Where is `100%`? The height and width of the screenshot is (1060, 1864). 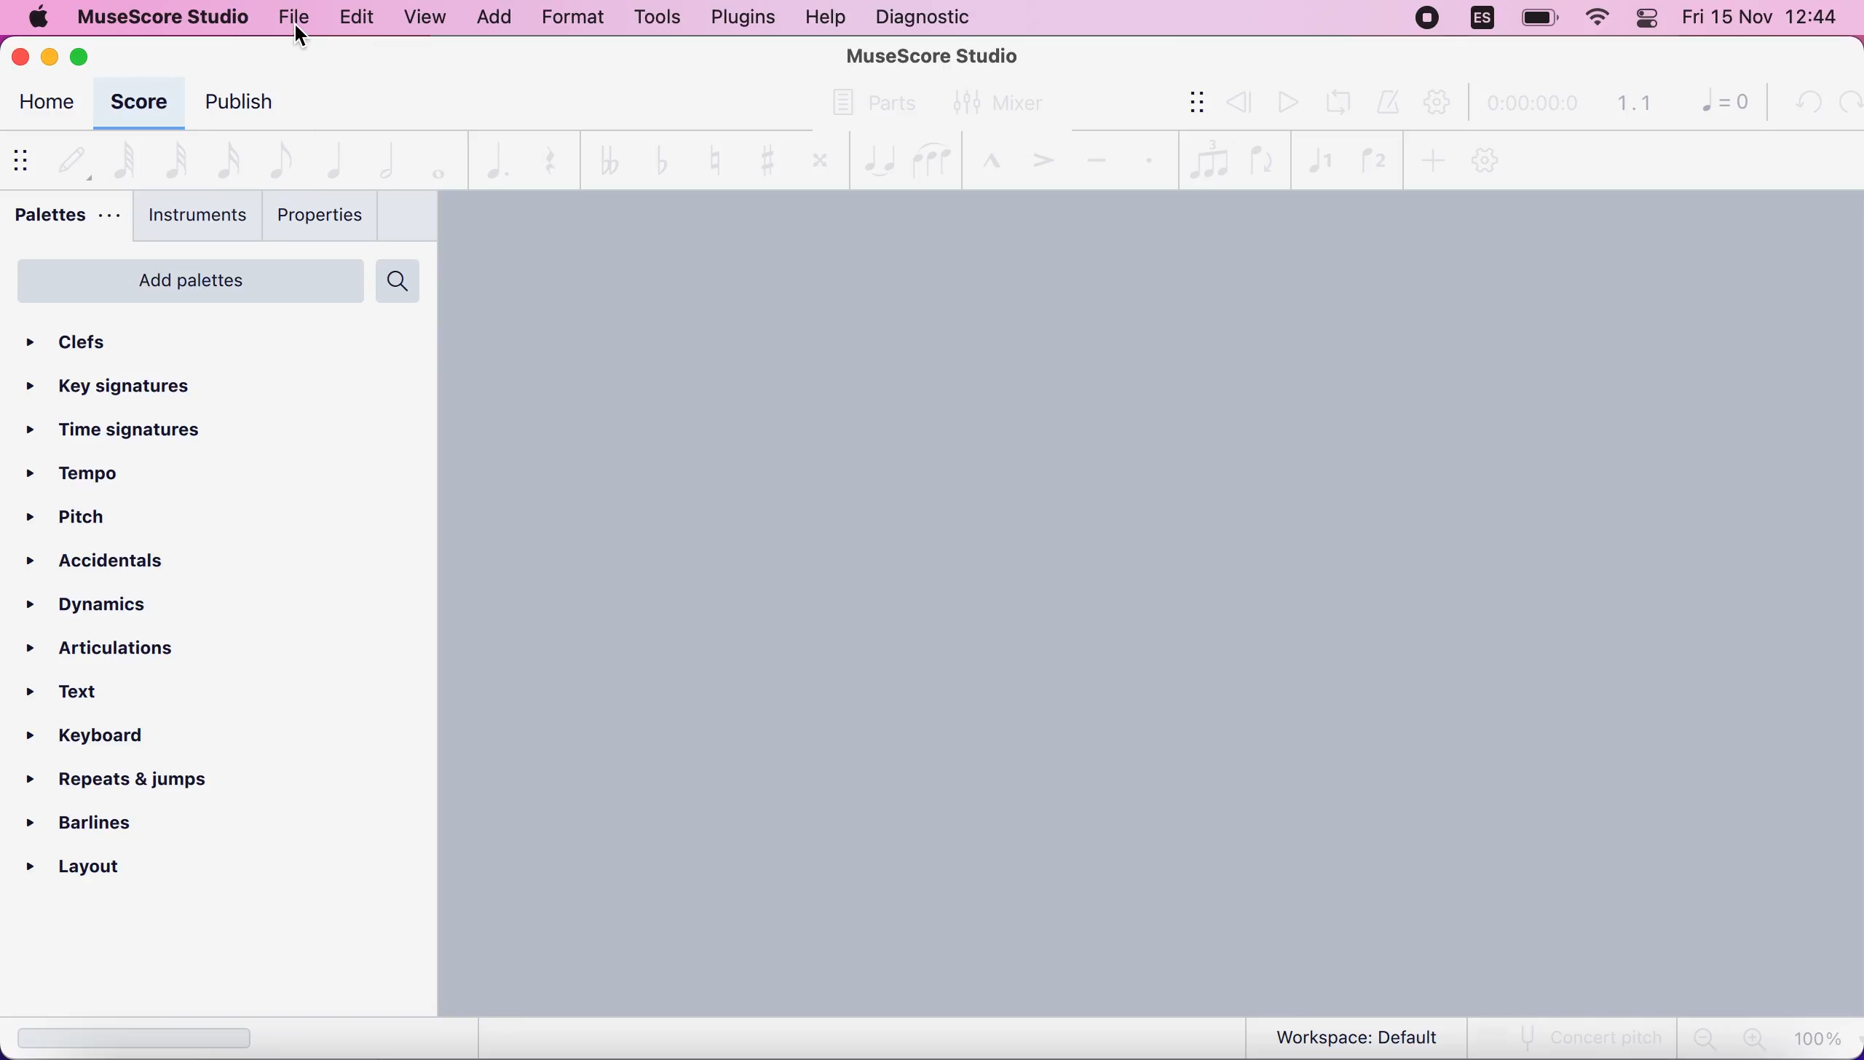
100% is located at coordinates (1821, 1037).